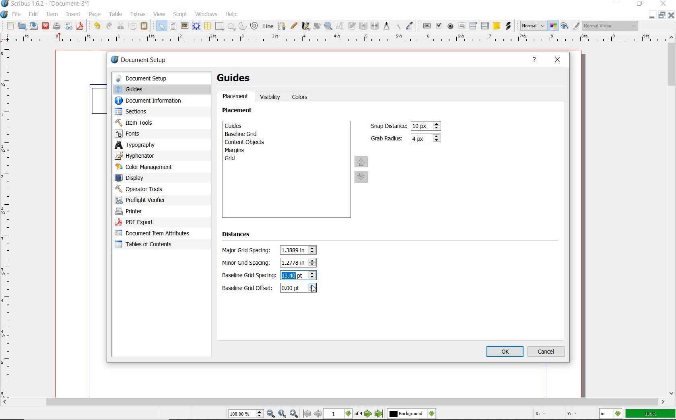  What do you see at coordinates (45, 27) in the screenshot?
I see `close` at bounding box center [45, 27].